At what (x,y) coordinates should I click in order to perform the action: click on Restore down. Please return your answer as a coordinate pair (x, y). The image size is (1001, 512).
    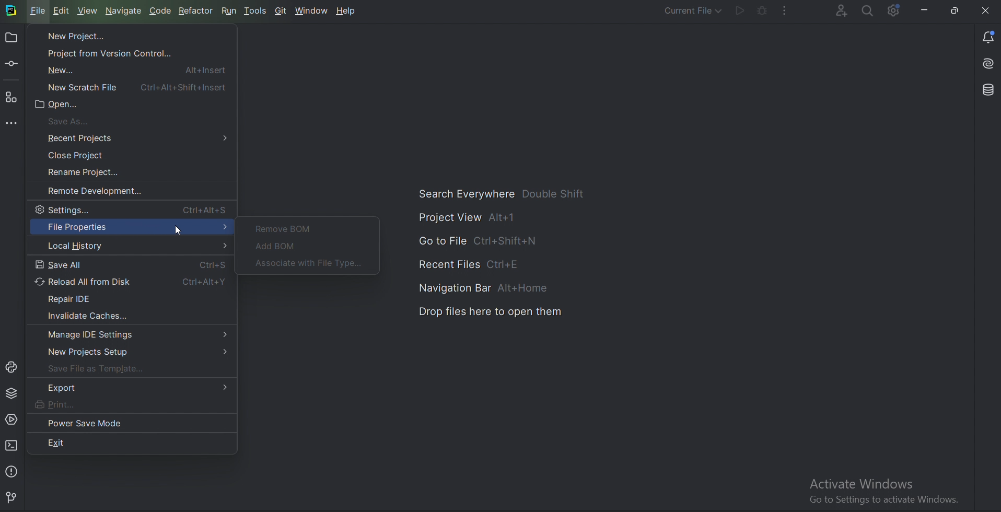
    Looking at the image, I should click on (955, 8).